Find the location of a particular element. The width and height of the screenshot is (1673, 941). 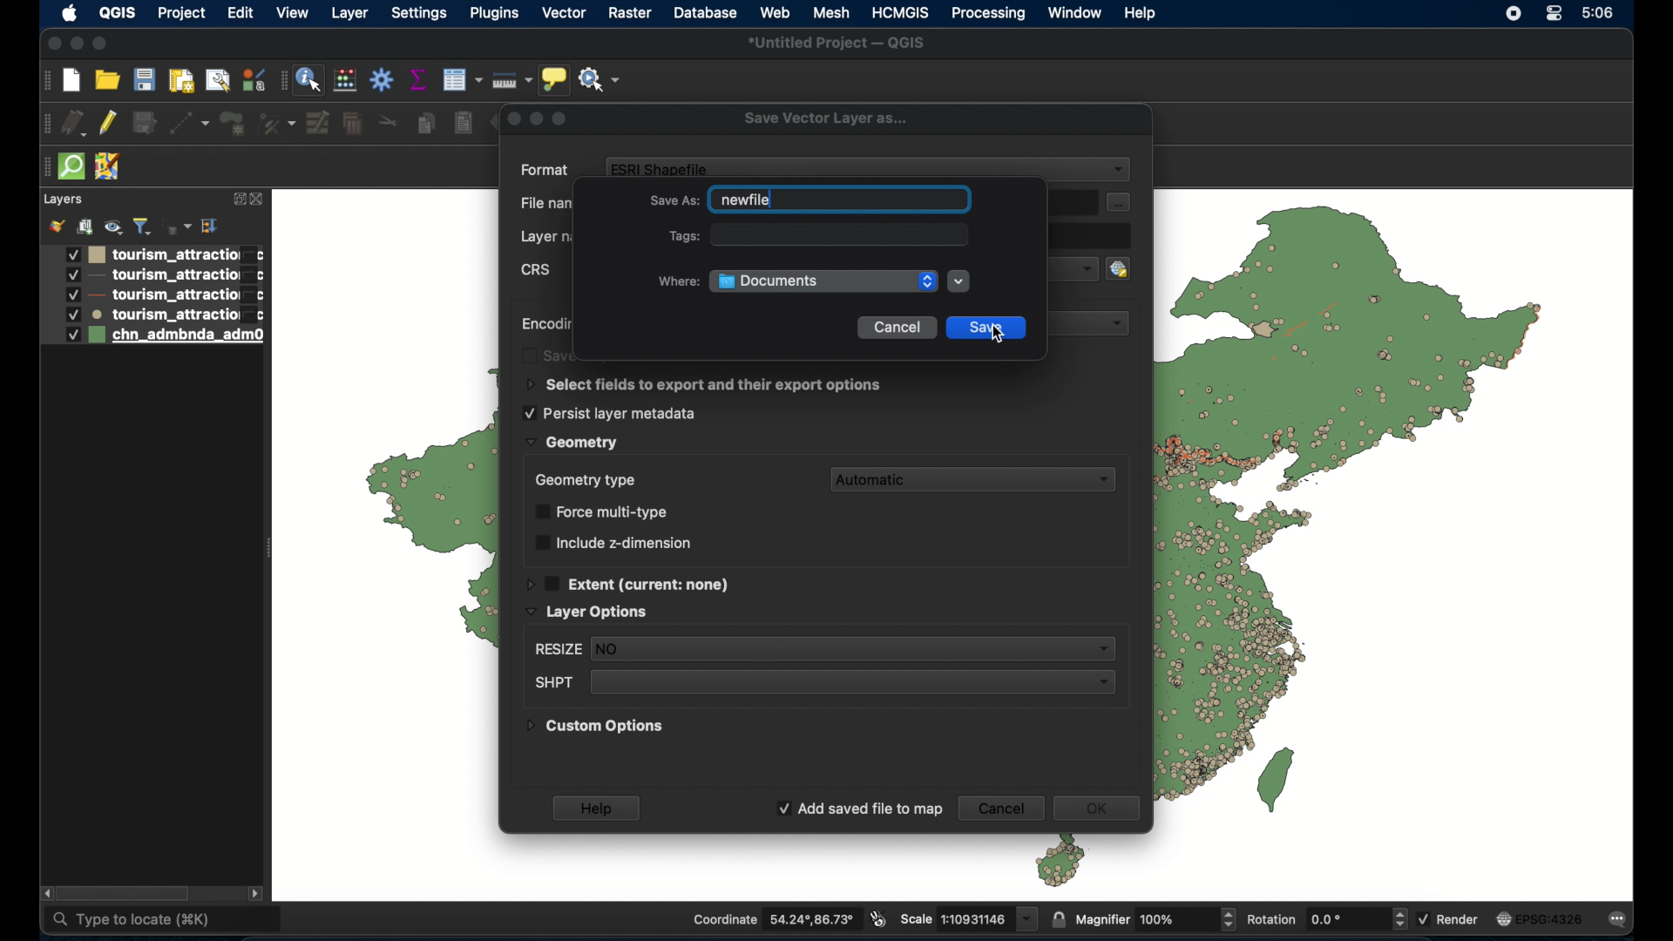

cancel is located at coordinates (1000, 808).